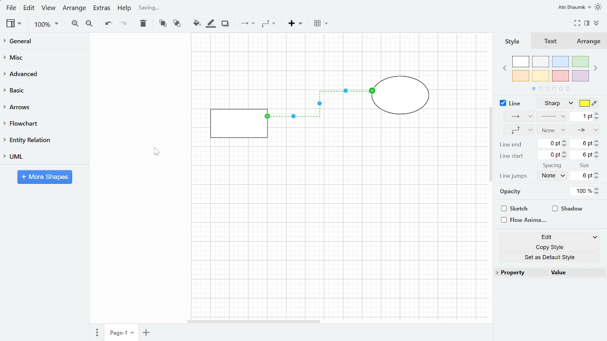  Describe the element at coordinates (581, 191) in the screenshot. I see `Current opacity` at that location.